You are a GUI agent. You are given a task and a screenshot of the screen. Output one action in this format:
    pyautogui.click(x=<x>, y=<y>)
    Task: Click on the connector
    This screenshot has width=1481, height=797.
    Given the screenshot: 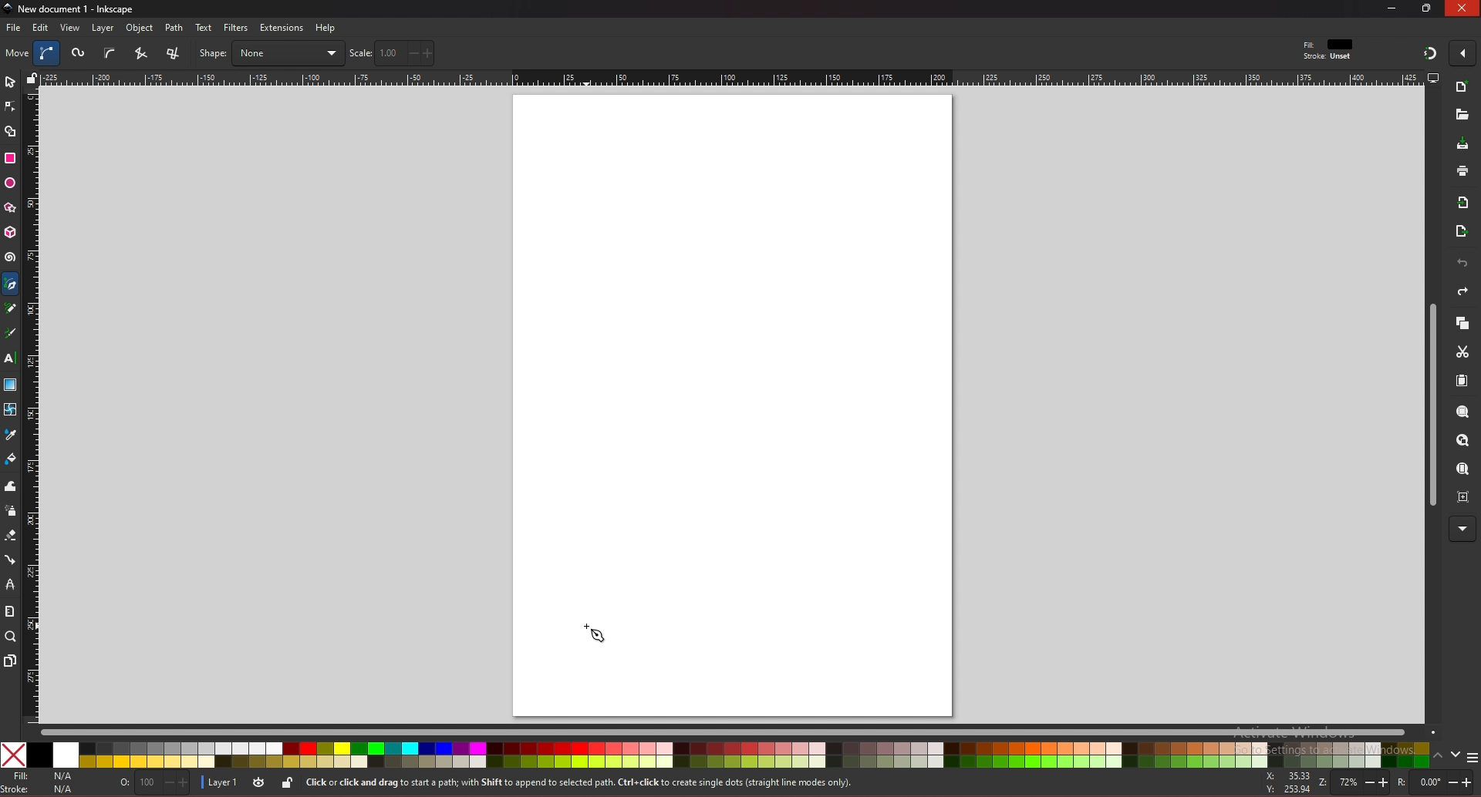 What is the action you would take?
    pyautogui.click(x=11, y=560)
    